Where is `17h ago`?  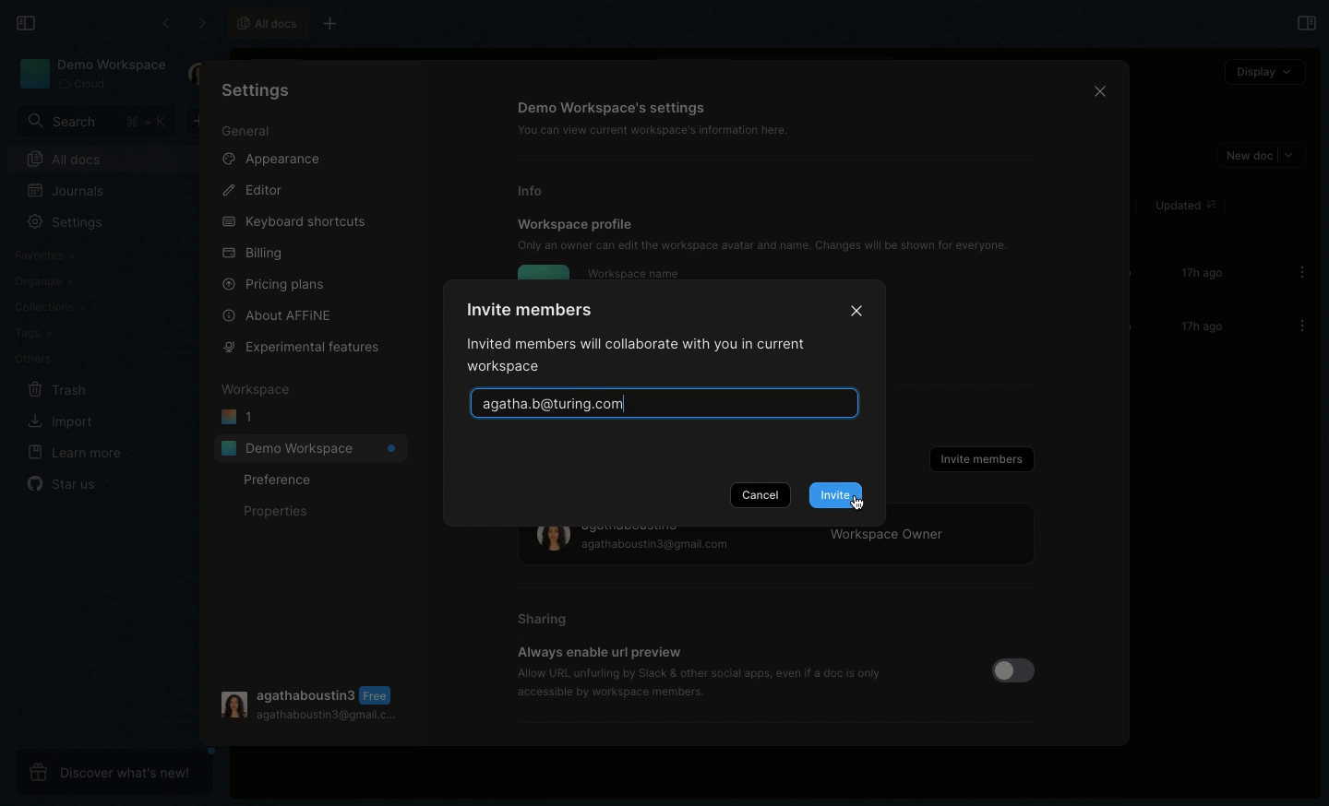
17h ago is located at coordinates (1198, 275).